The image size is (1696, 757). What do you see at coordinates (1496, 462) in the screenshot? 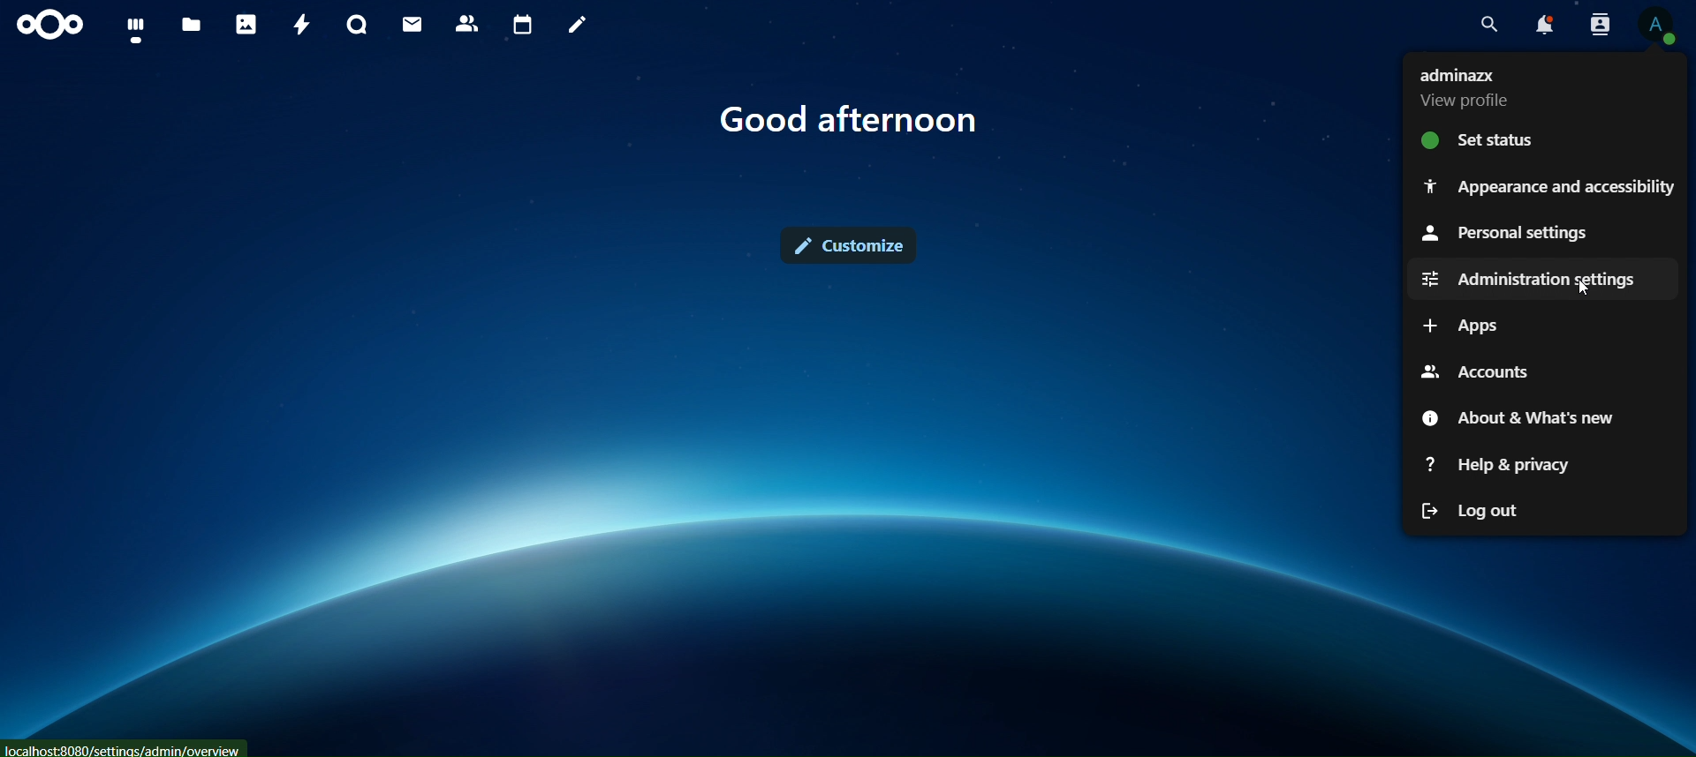
I see `help 7 privacy` at bounding box center [1496, 462].